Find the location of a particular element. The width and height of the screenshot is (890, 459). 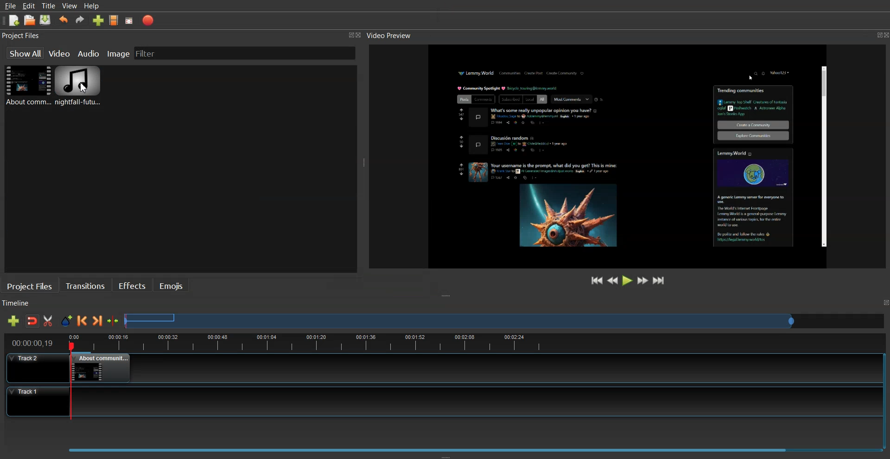

Slider is located at coordinates (505, 320).